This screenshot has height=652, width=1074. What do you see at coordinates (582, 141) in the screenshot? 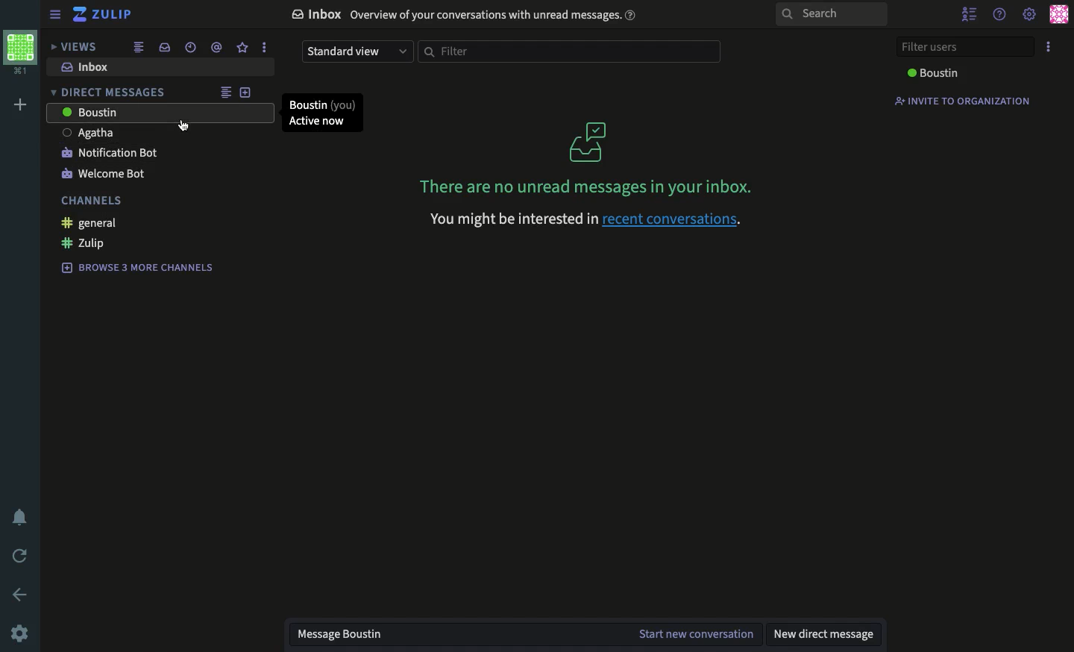
I see `inbox logo` at bounding box center [582, 141].